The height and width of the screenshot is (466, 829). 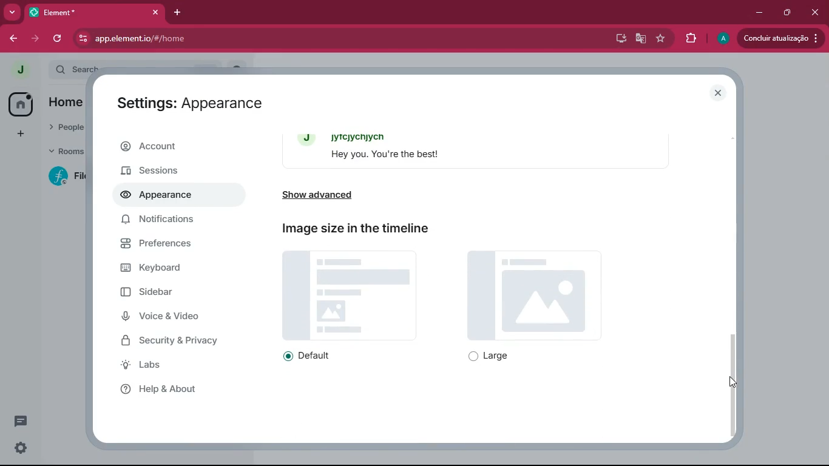 I want to click on close, so click(x=720, y=93).